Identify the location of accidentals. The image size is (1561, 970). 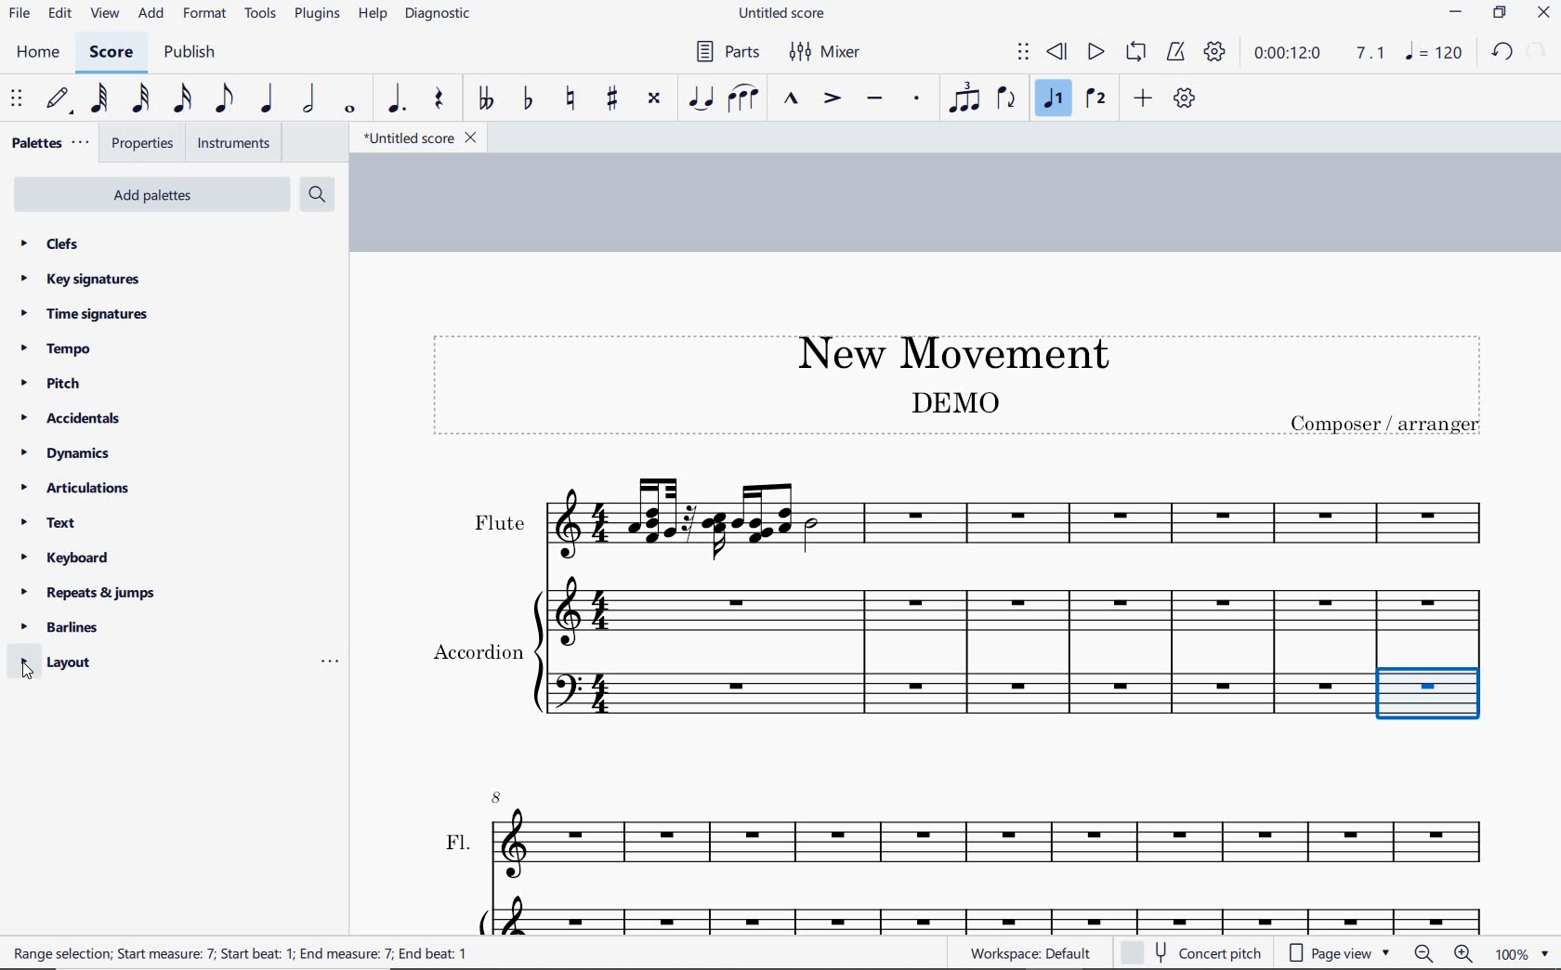
(73, 417).